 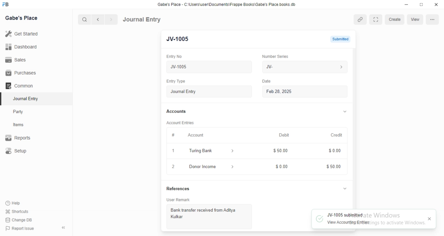 I want to click on $50.00, so click(x=283, y=150).